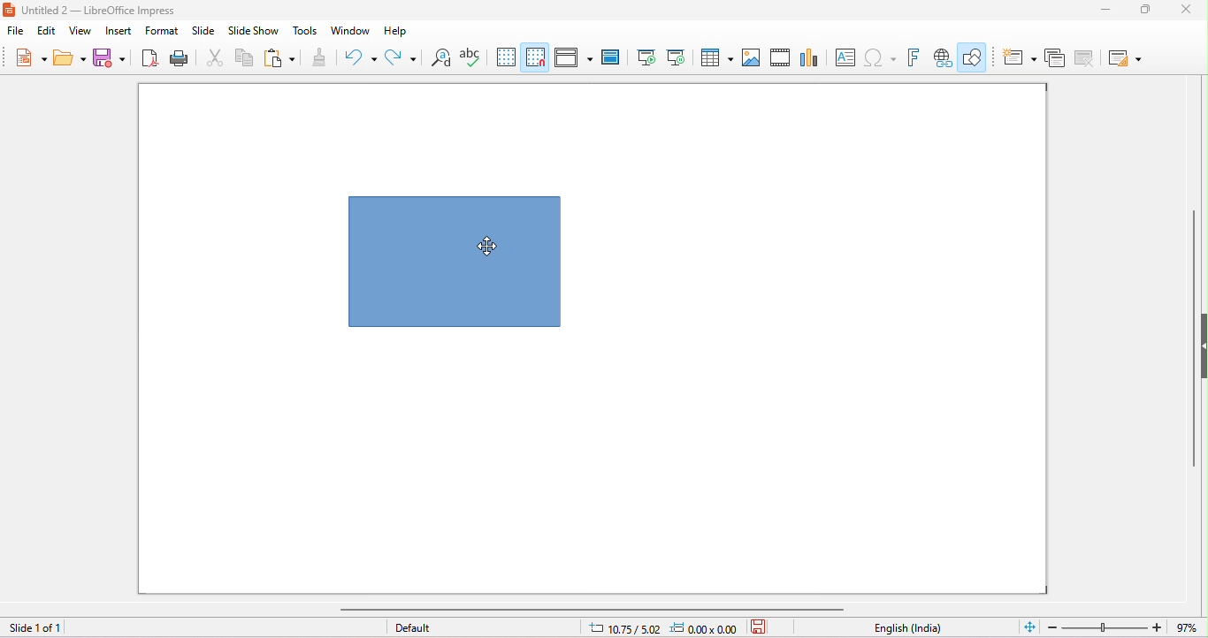  What do you see at coordinates (488, 248) in the screenshot?
I see `cursor` at bounding box center [488, 248].